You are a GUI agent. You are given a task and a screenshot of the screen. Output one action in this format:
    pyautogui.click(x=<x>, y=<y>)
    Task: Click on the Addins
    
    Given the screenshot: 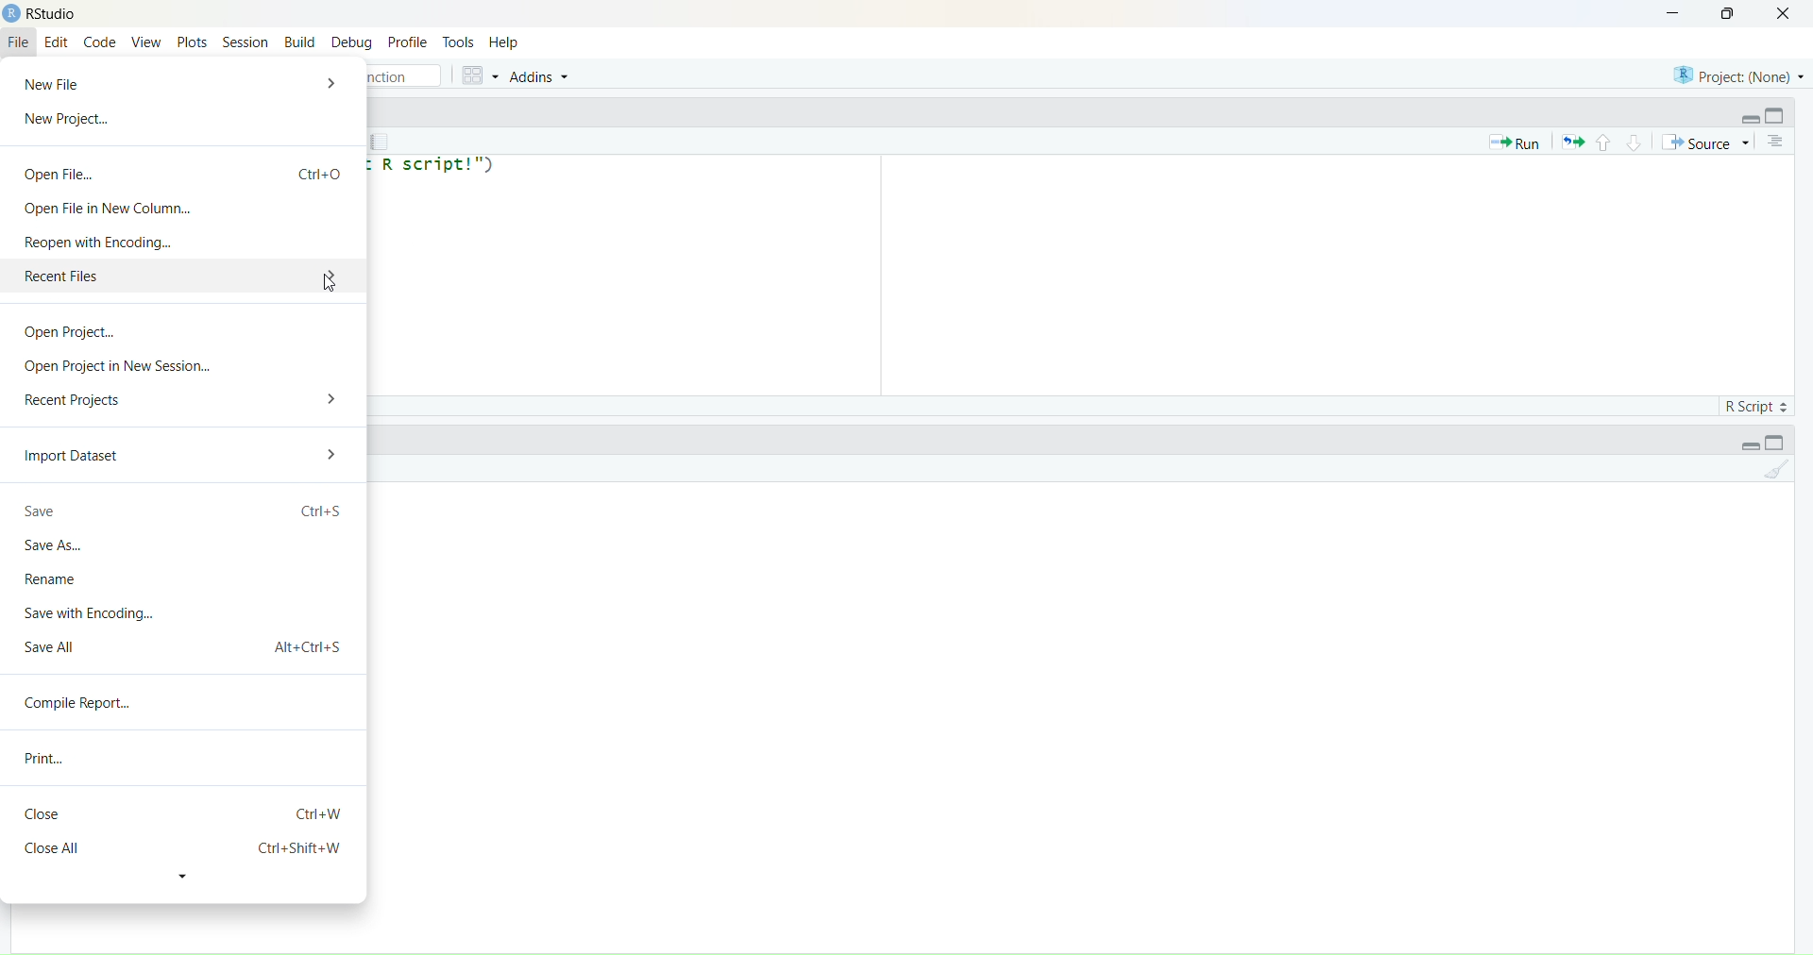 What is the action you would take?
    pyautogui.click(x=541, y=76)
    